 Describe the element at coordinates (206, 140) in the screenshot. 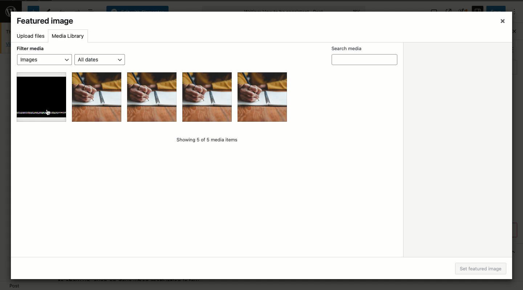

I see `Showing 5 of 5 media items` at that location.